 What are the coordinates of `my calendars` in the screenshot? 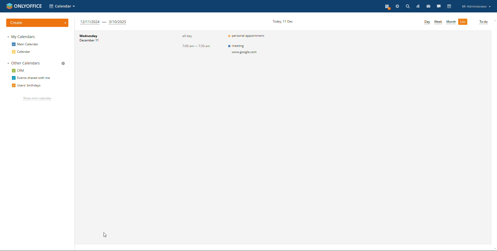 It's located at (22, 37).